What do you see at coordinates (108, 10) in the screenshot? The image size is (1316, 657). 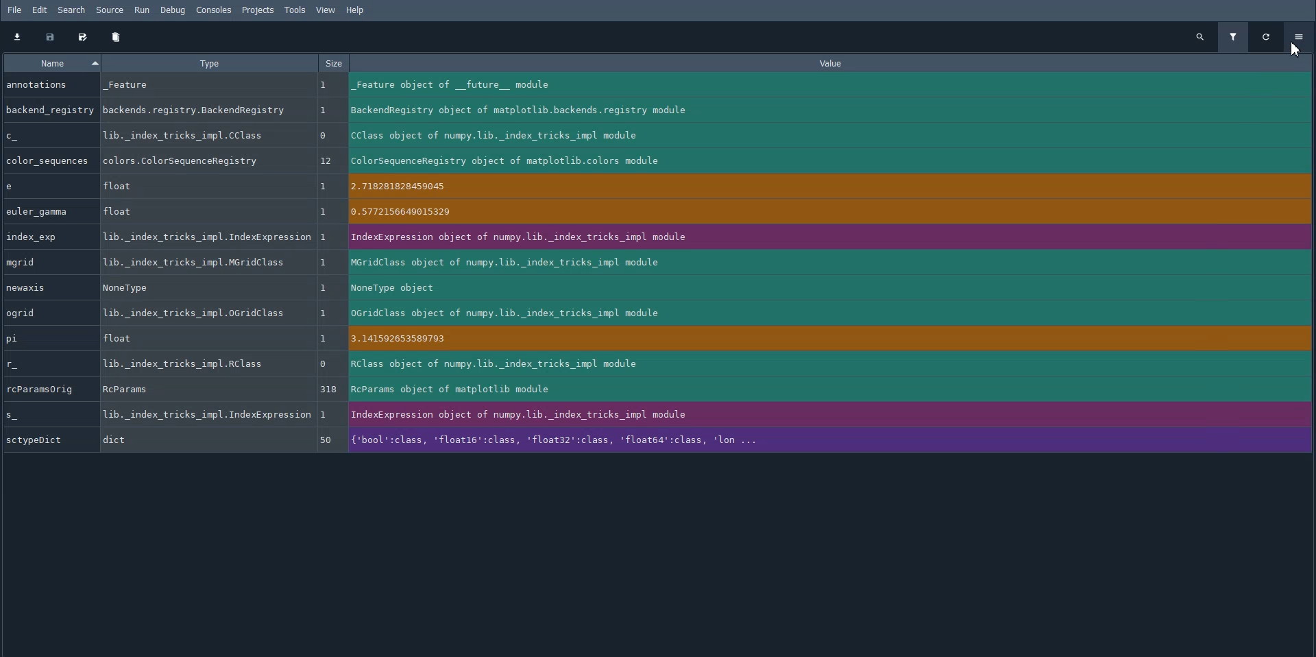 I see `Source` at bounding box center [108, 10].